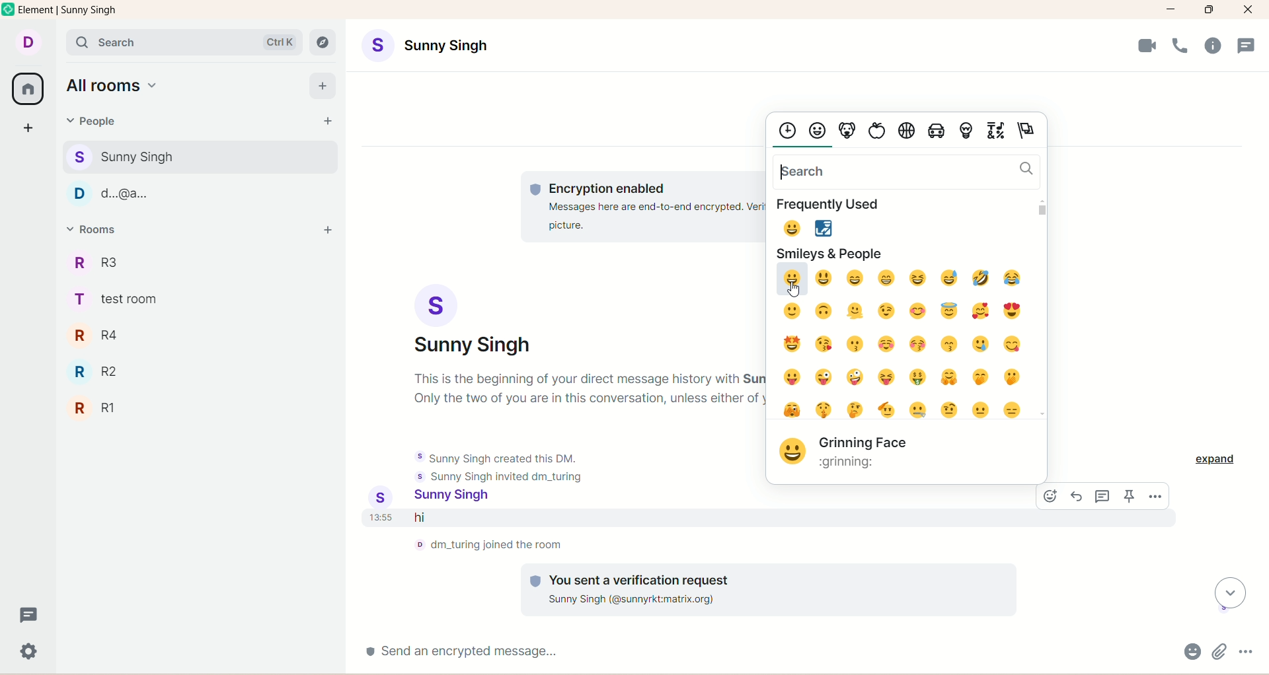  Describe the element at coordinates (114, 85) in the screenshot. I see `all rooms` at that location.